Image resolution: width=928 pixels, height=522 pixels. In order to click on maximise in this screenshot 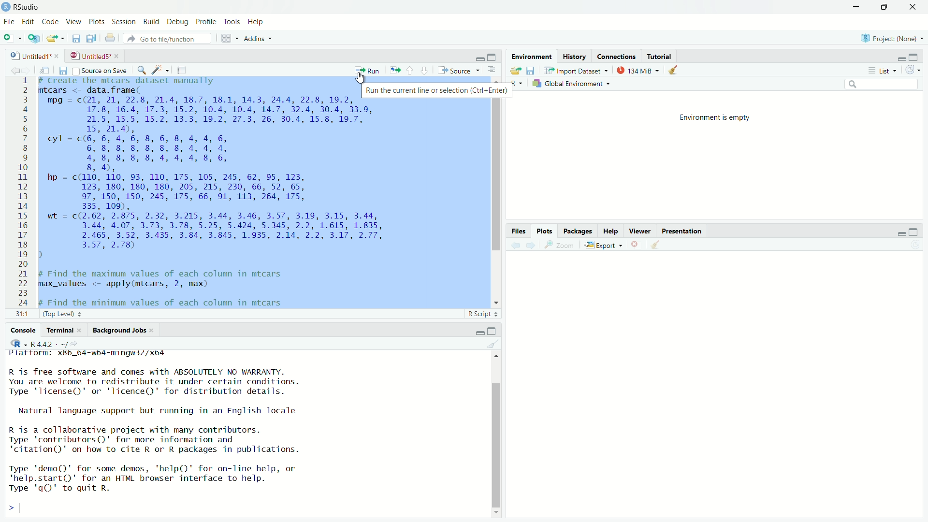, I will do `click(493, 57)`.